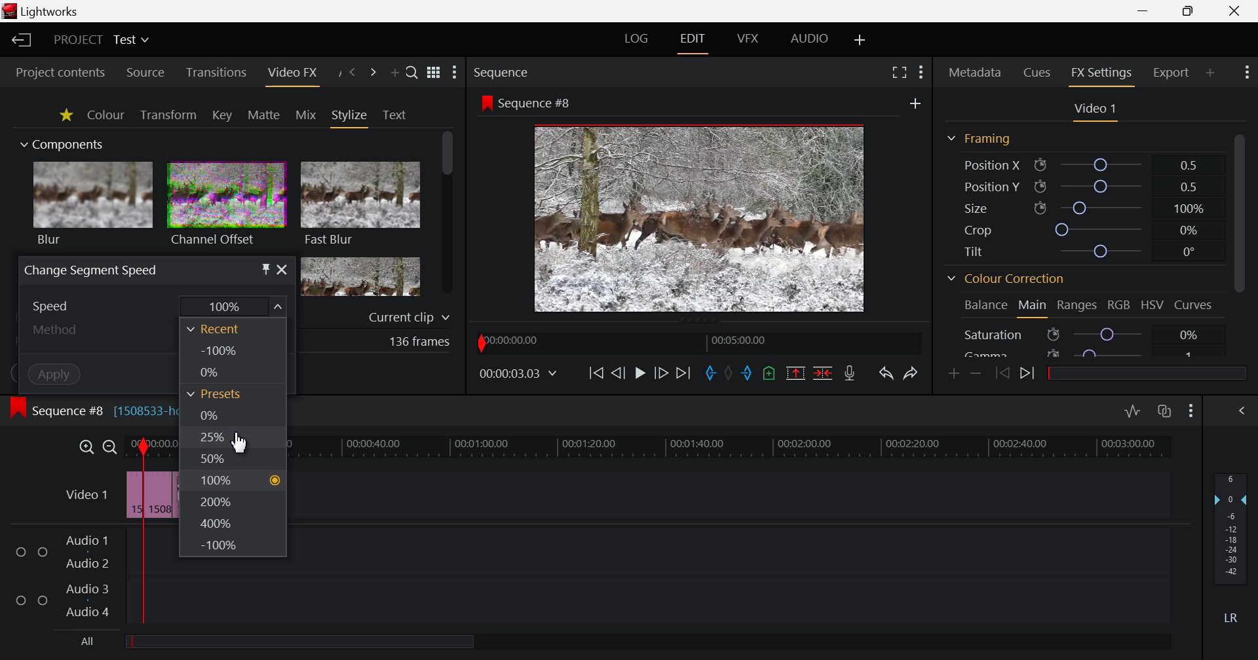 The width and height of the screenshot is (1258, 660). What do you see at coordinates (639, 377) in the screenshot?
I see `Video Played` at bounding box center [639, 377].